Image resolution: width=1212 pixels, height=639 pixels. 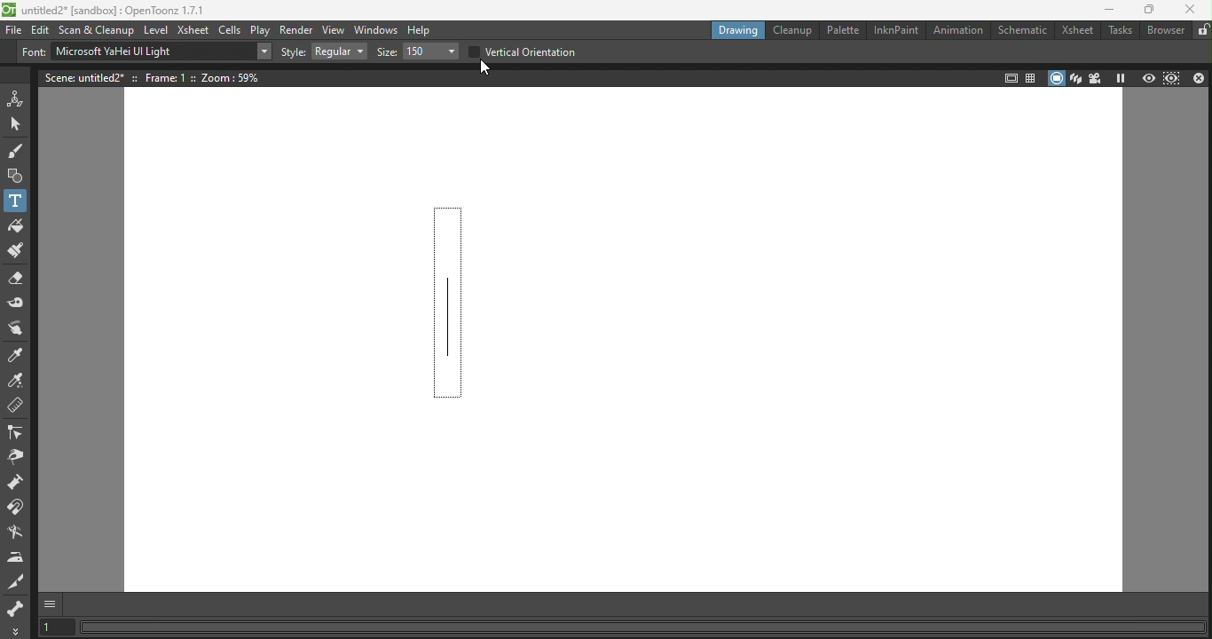 What do you see at coordinates (1094, 74) in the screenshot?
I see `Camera view` at bounding box center [1094, 74].